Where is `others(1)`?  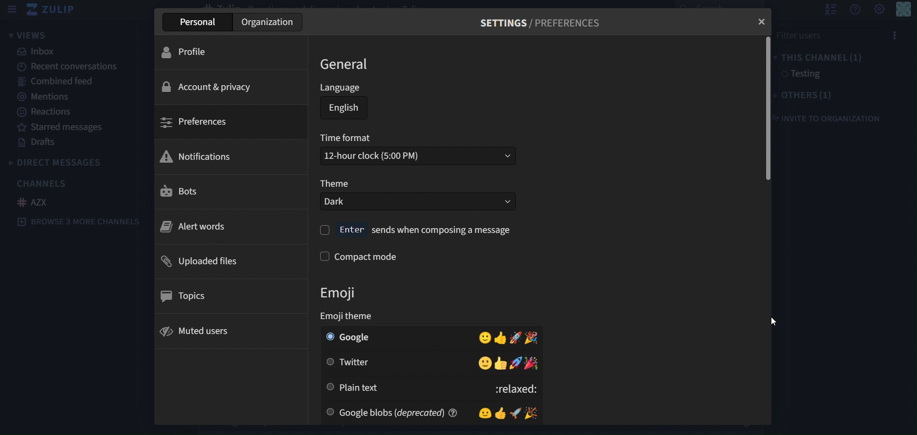
others(1) is located at coordinates (805, 94).